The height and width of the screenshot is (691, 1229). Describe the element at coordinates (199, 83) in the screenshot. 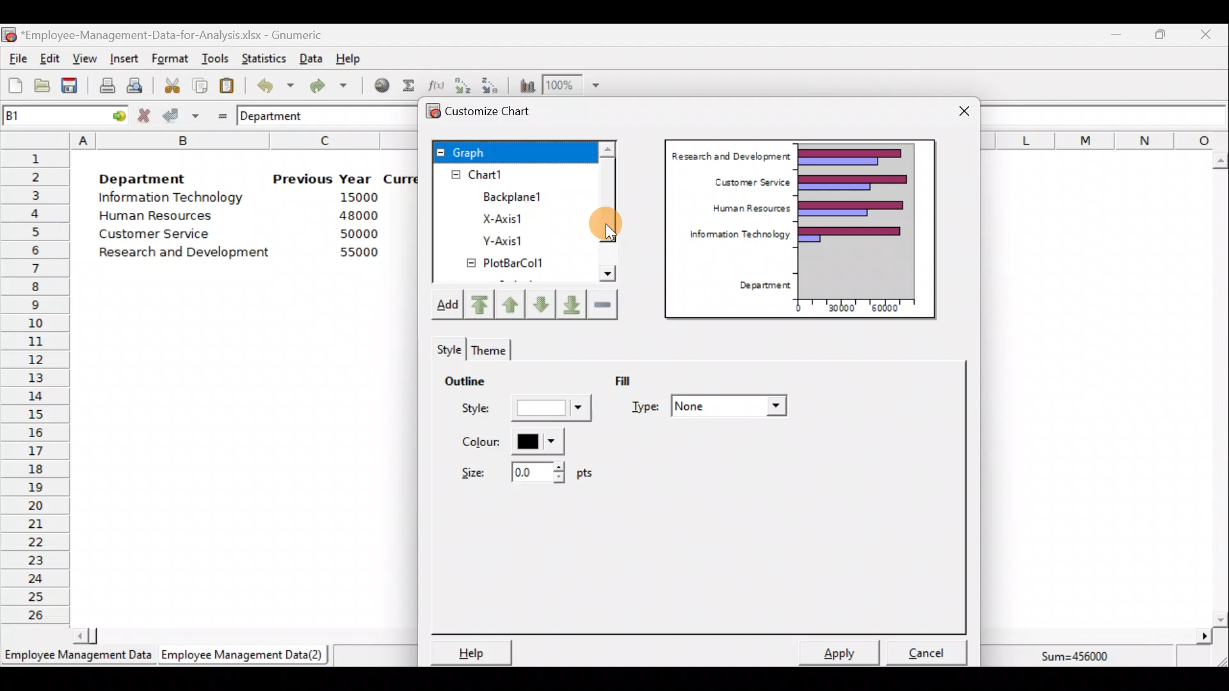

I see `Copy the selection` at that location.